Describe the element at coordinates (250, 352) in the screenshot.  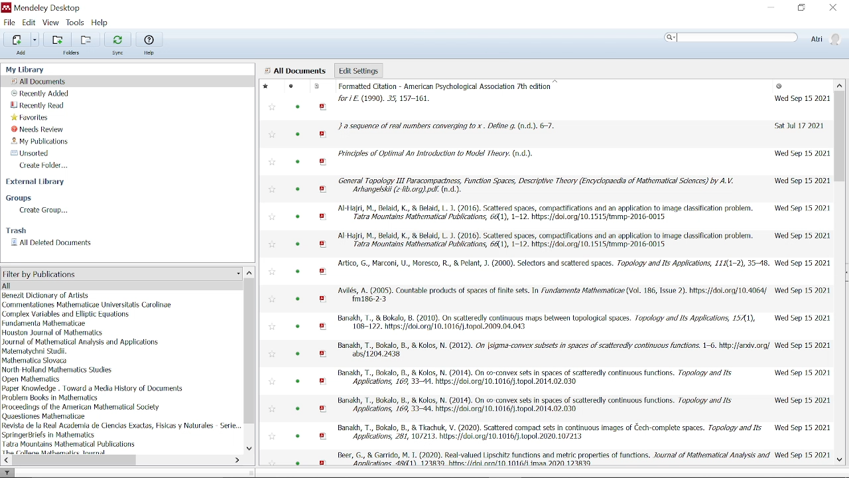
I see `Vertical scrollbar in filter by publication` at that location.